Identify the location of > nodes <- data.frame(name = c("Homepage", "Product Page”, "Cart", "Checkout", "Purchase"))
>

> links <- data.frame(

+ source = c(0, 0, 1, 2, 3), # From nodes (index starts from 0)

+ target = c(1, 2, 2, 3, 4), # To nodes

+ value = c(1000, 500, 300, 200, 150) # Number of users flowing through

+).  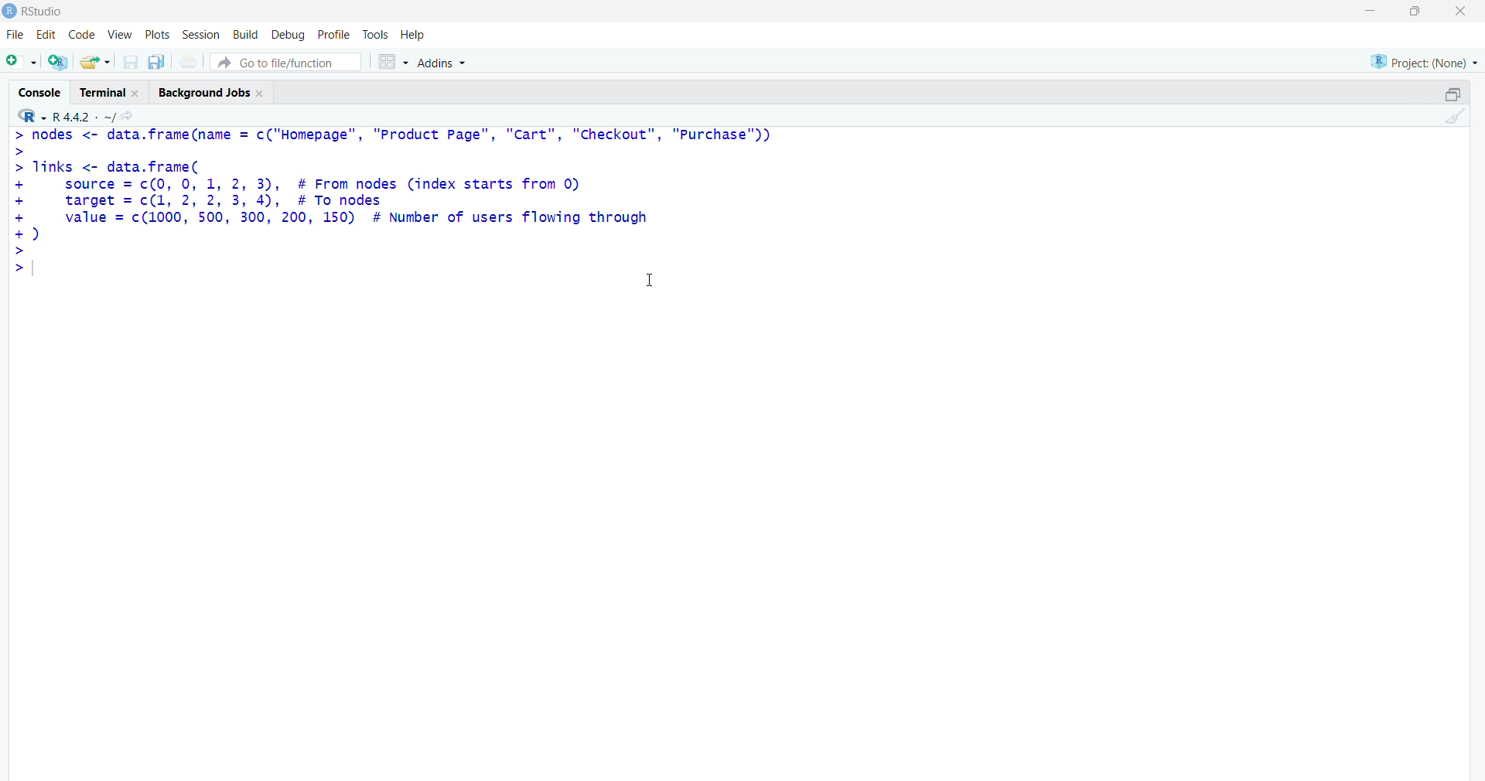
(408, 205).